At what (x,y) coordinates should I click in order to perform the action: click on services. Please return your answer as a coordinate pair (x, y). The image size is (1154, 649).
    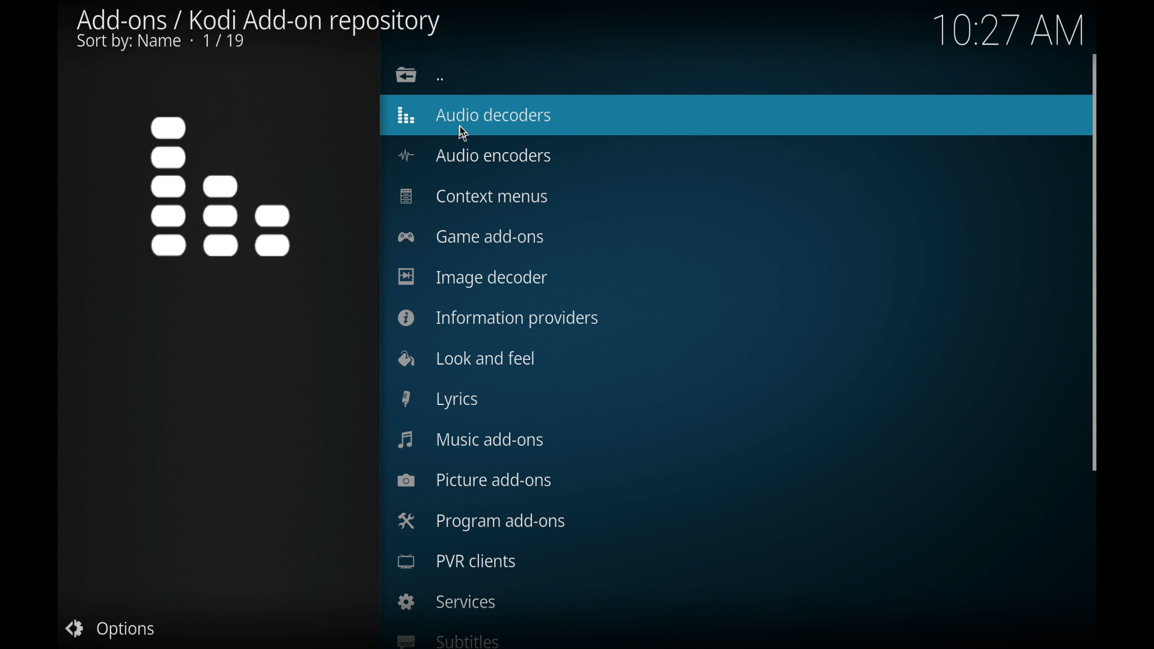
    Looking at the image, I should click on (448, 602).